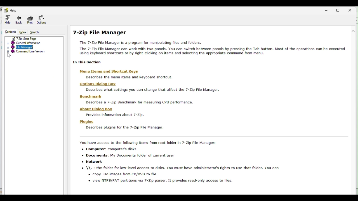 The image size is (358, 201). Describe the element at coordinates (32, 39) in the screenshot. I see `7 zip star page` at that location.